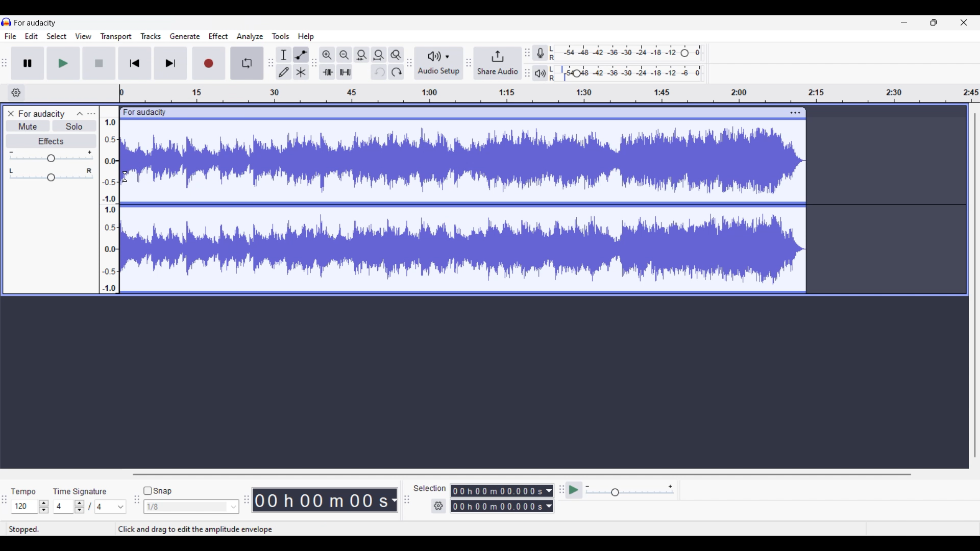 This screenshot has width=980, height=551. What do you see at coordinates (191, 507) in the screenshot?
I see `Snap options` at bounding box center [191, 507].